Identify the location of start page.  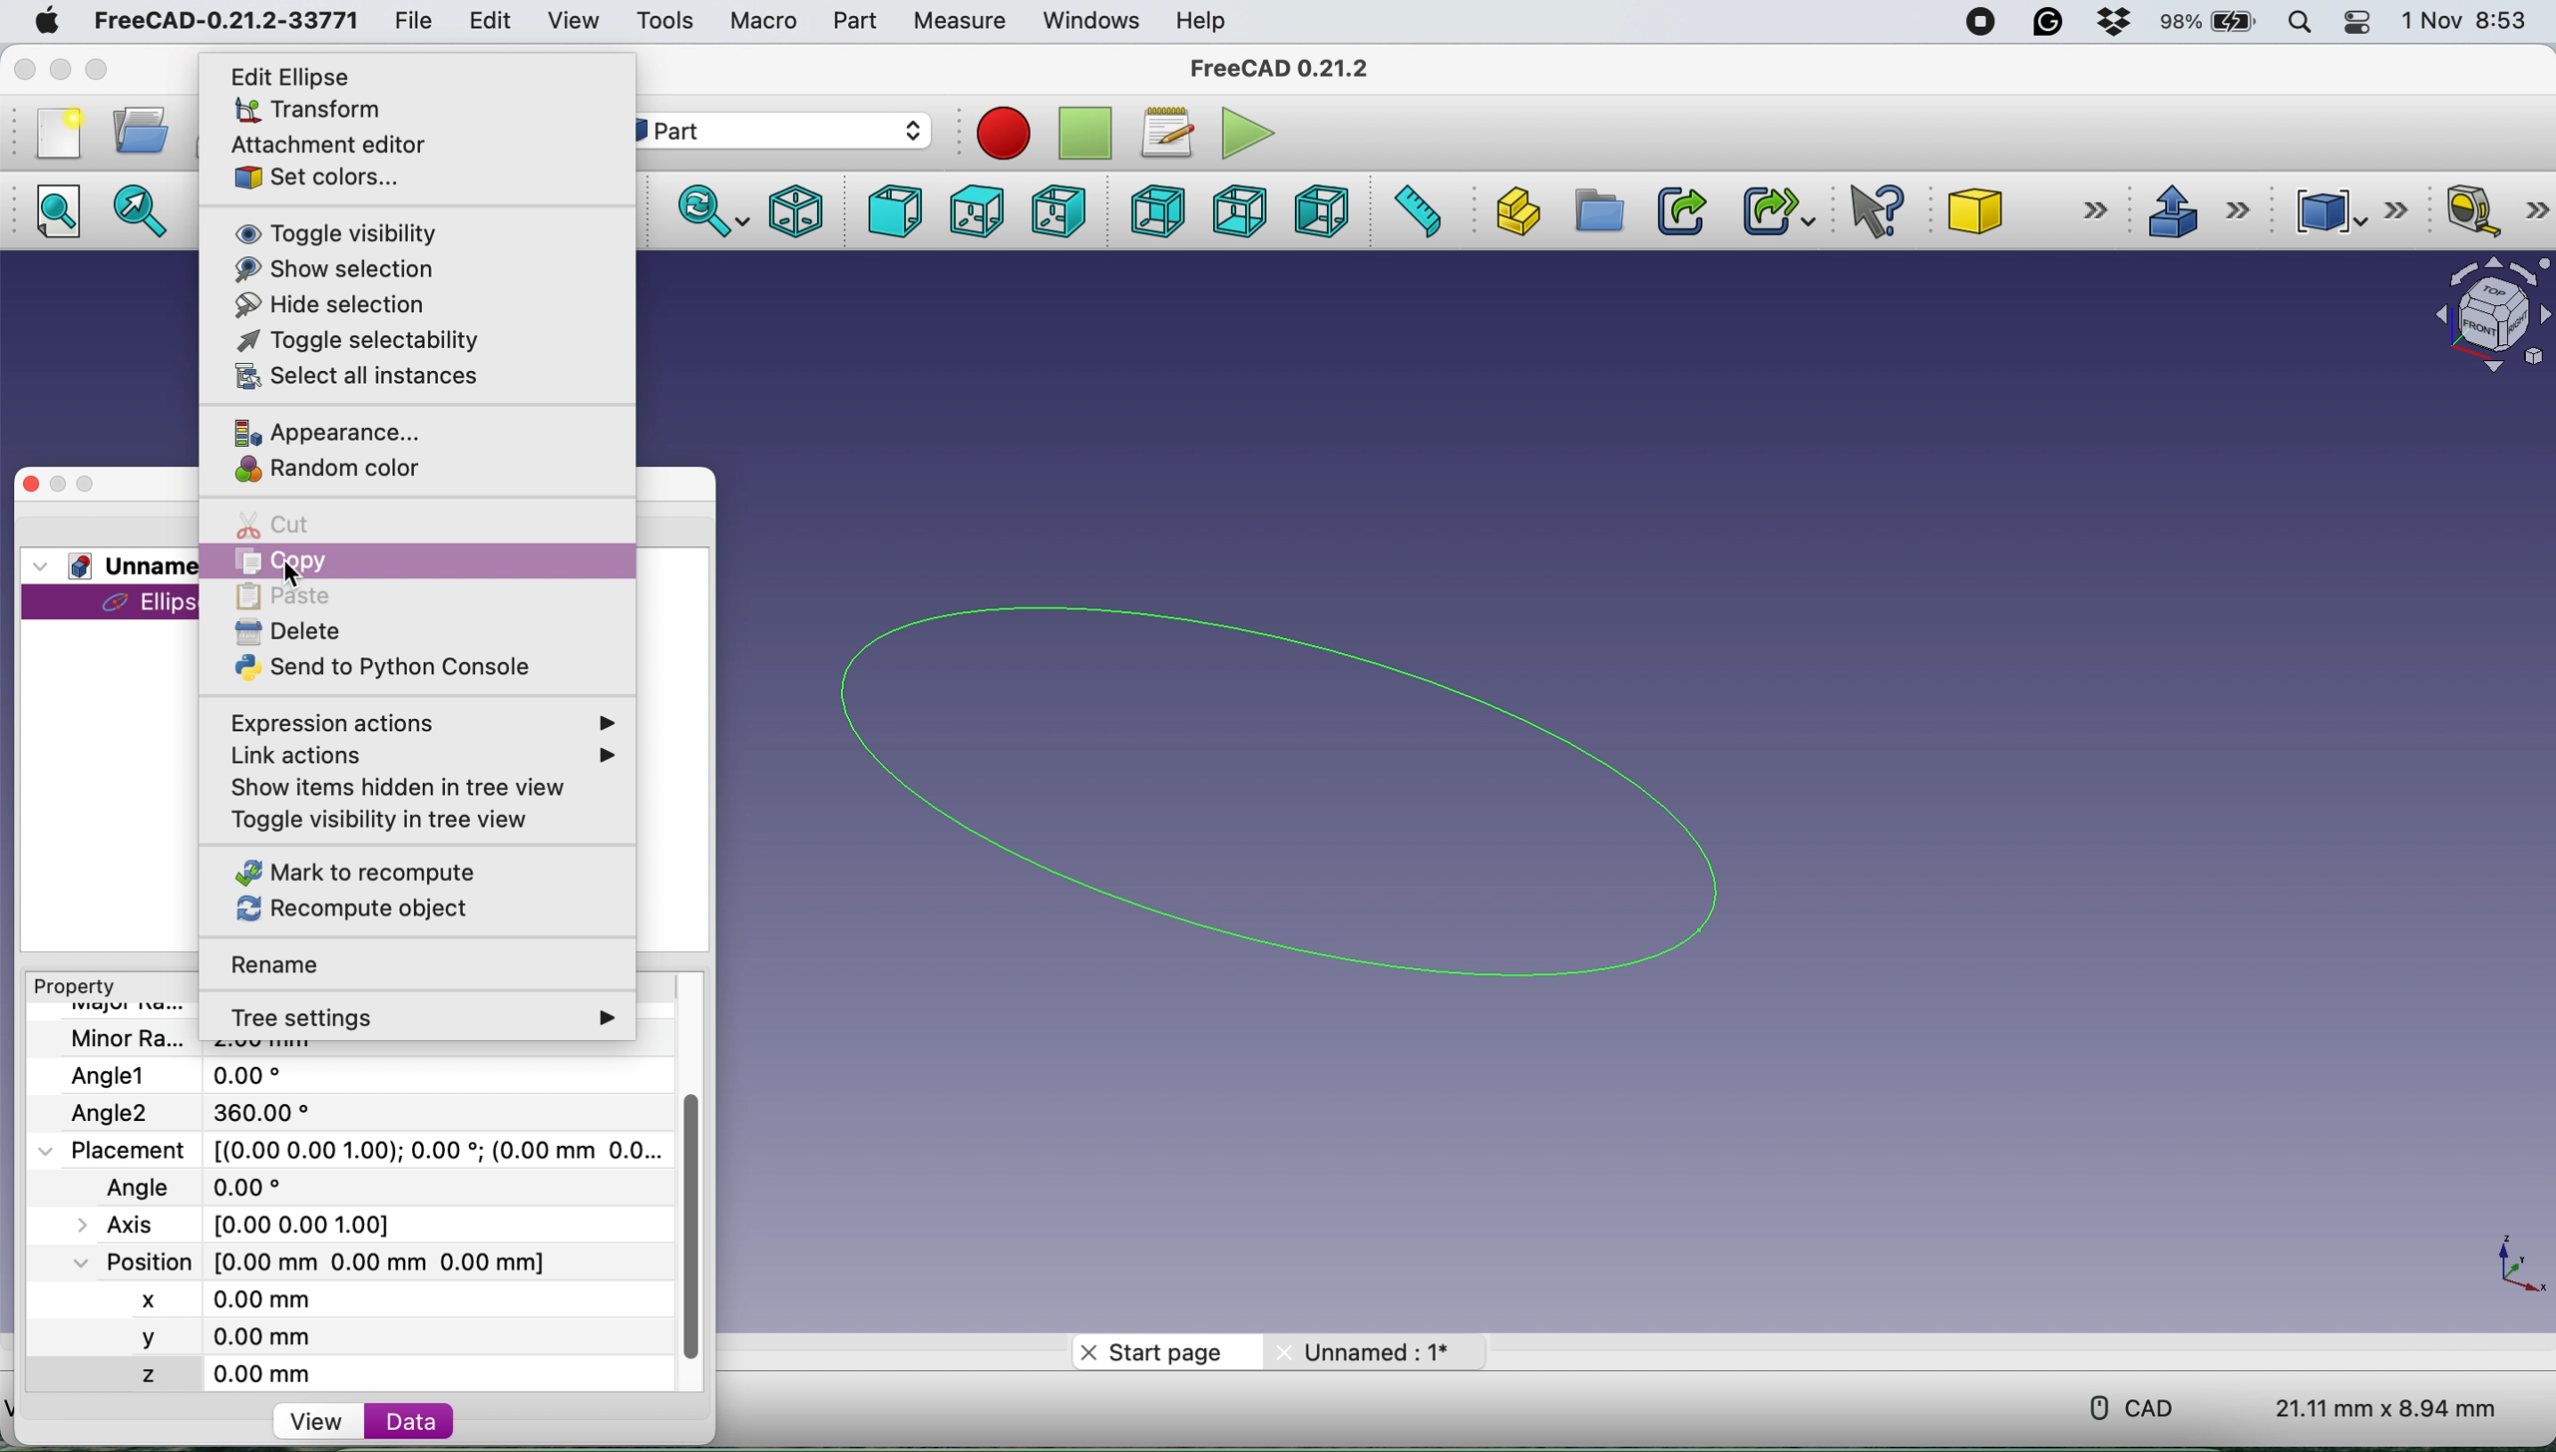
(1158, 1351).